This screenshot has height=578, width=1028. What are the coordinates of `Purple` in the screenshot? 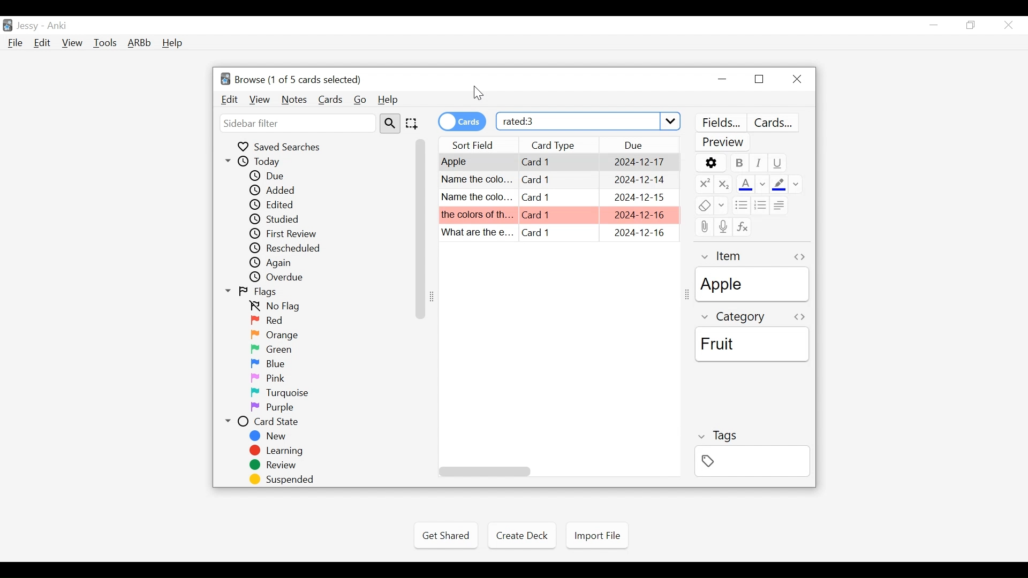 It's located at (275, 408).